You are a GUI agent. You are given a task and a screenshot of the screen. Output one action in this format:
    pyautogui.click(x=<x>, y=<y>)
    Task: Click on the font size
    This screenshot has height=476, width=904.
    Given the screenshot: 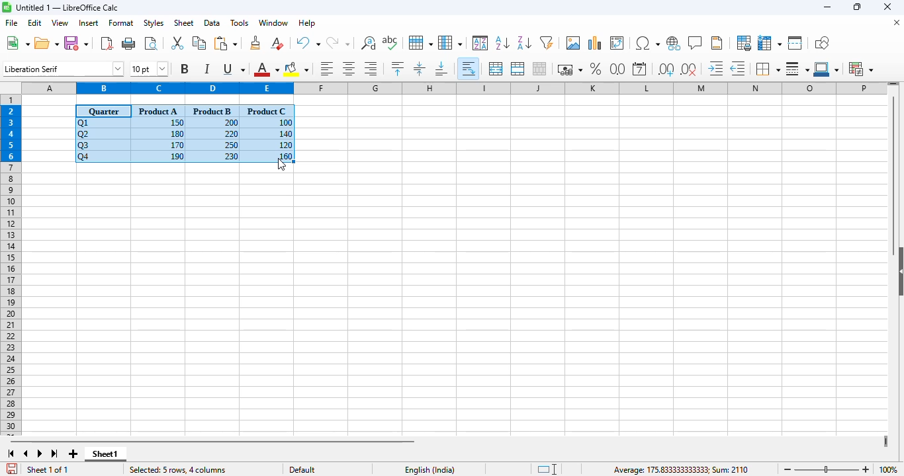 What is the action you would take?
    pyautogui.click(x=148, y=69)
    